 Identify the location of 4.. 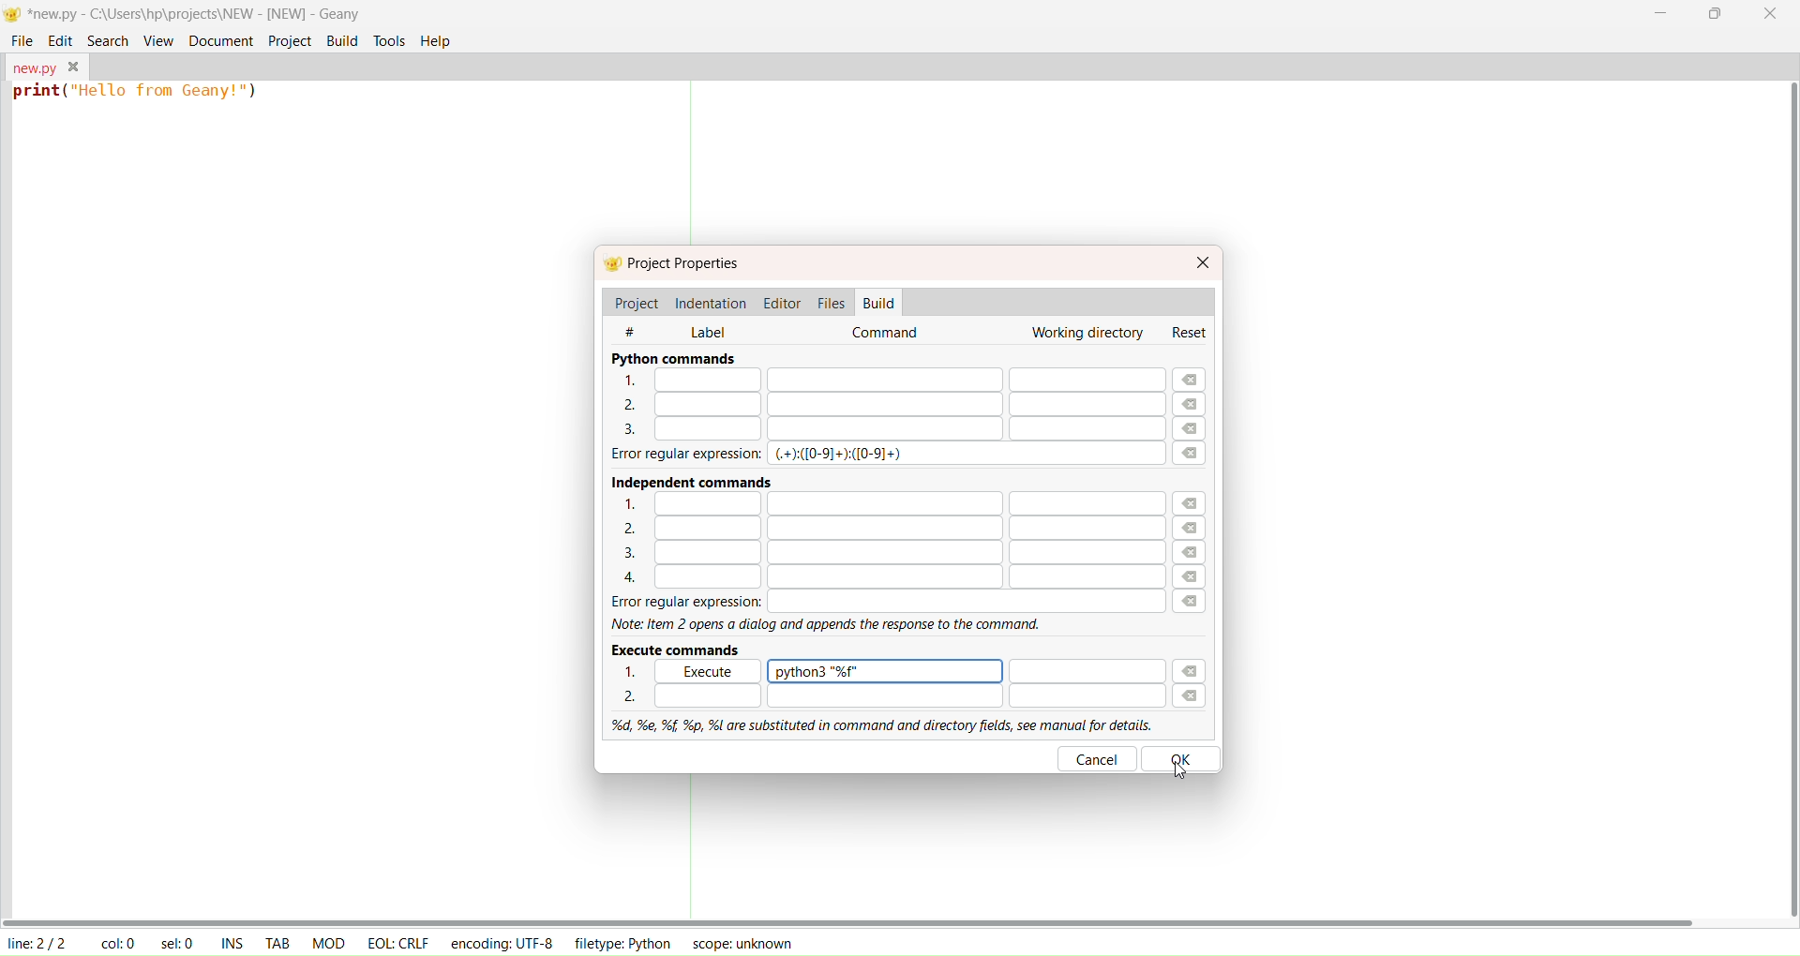
(878, 578).